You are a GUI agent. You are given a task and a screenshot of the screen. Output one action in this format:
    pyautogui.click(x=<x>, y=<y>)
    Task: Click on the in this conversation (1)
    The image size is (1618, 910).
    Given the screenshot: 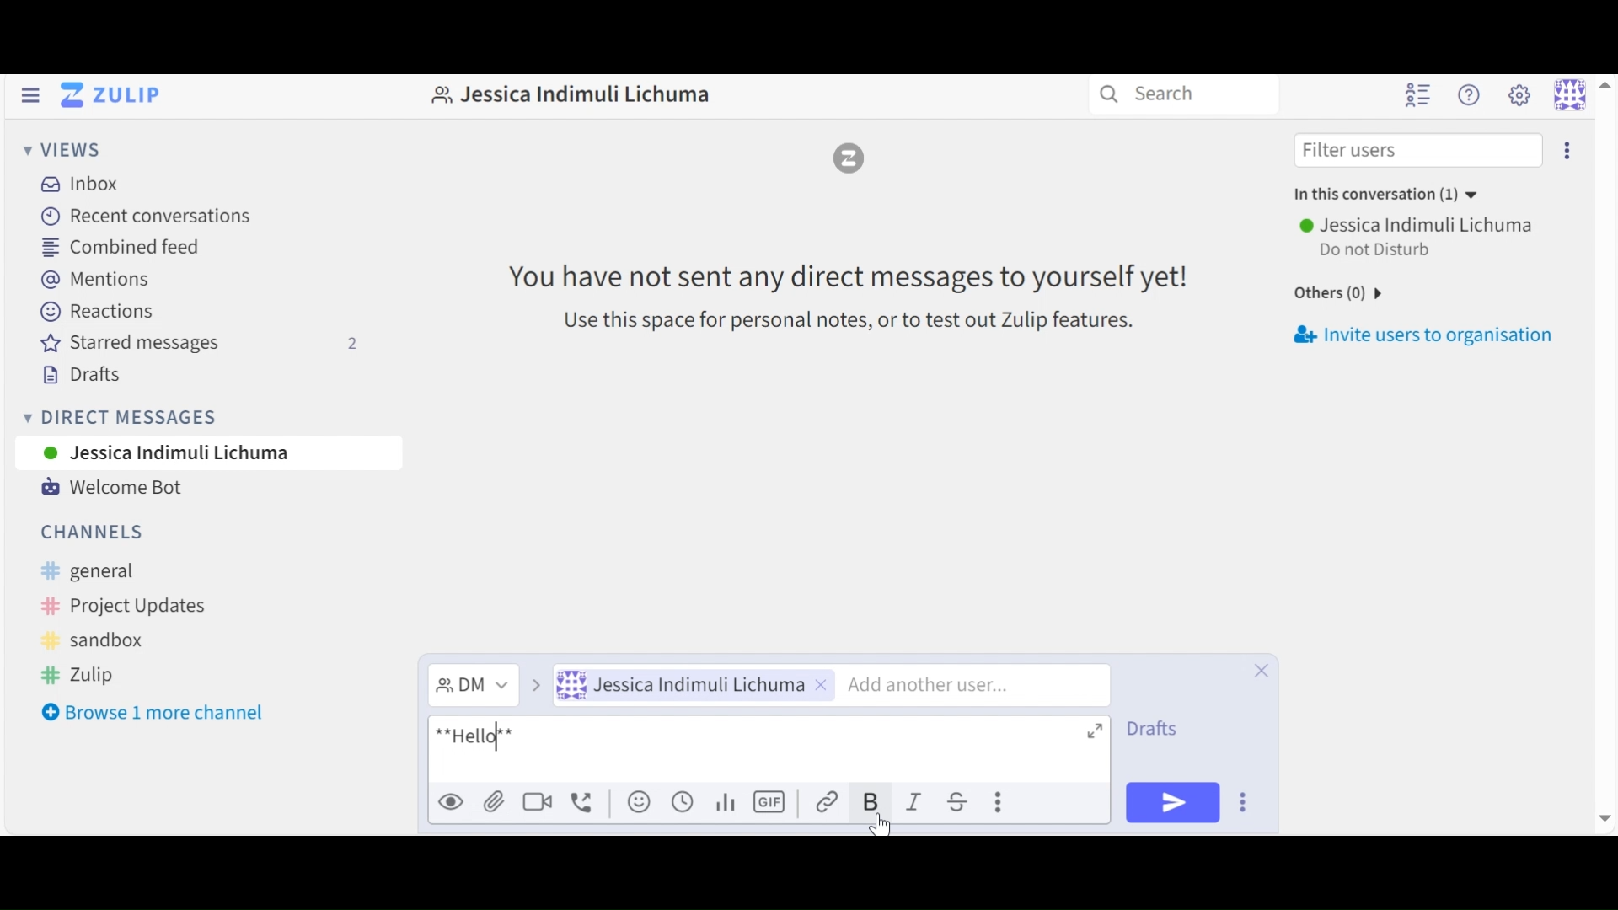 What is the action you would take?
    pyautogui.click(x=1389, y=193)
    